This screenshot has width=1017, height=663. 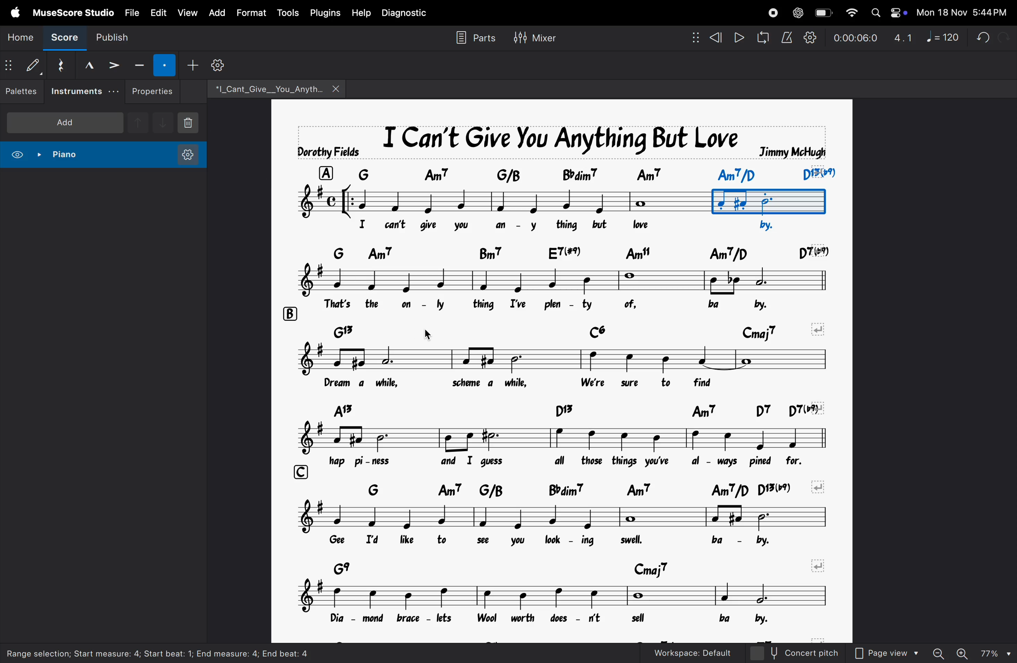 I want to click on parts, so click(x=475, y=38).